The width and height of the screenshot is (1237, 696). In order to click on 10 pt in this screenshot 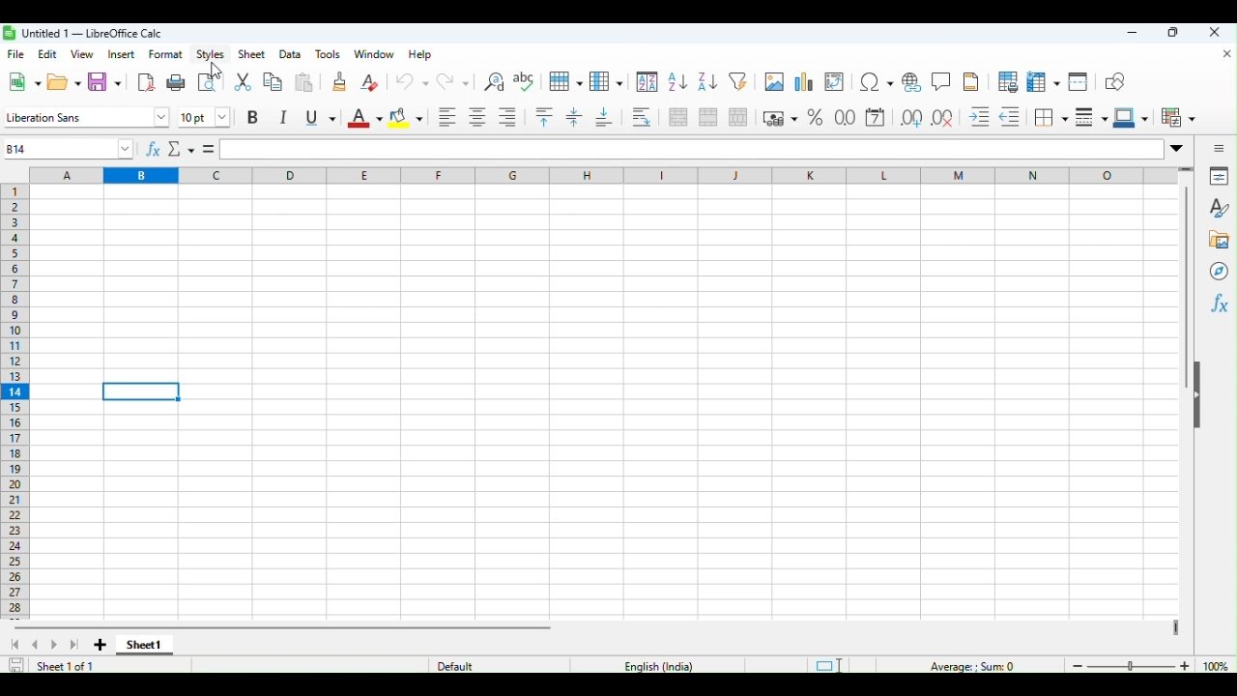, I will do `click(204, 118)`.